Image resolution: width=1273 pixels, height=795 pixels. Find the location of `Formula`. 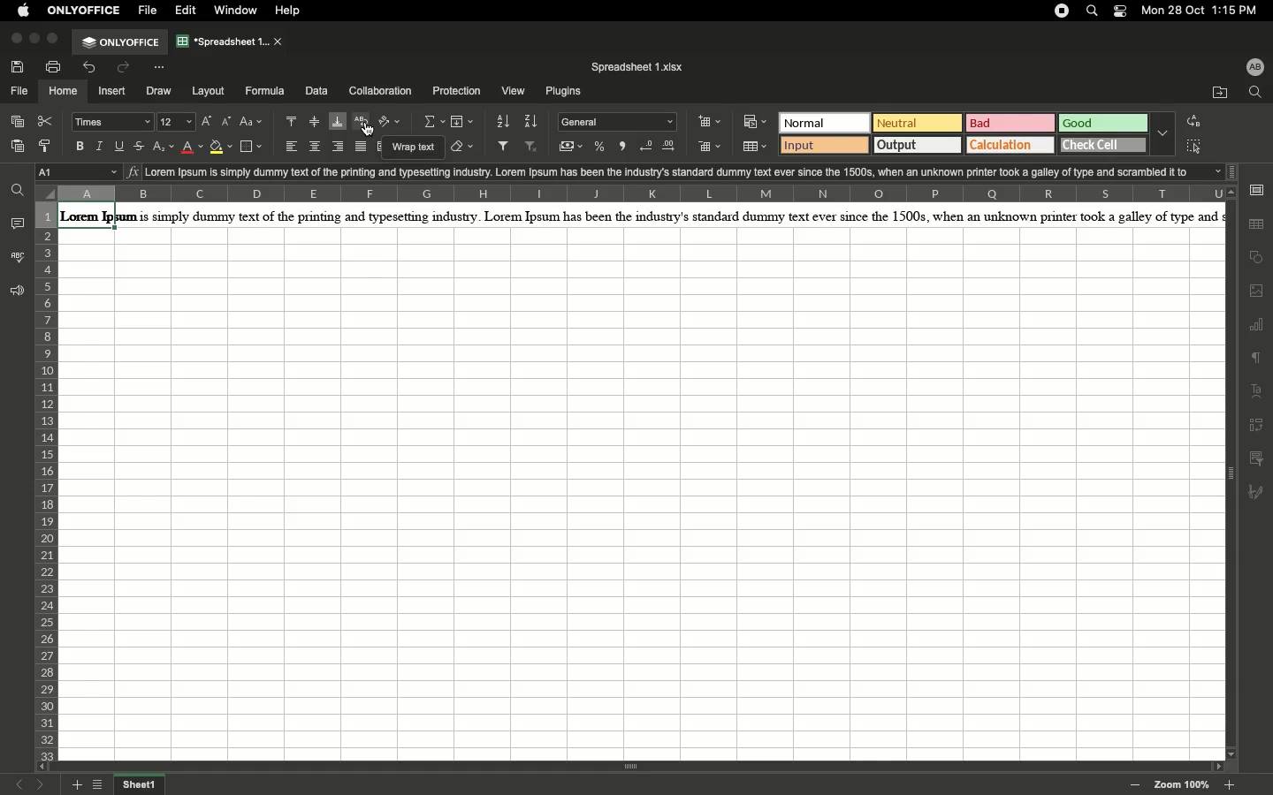

Formula is located at coordinates (265, 92).